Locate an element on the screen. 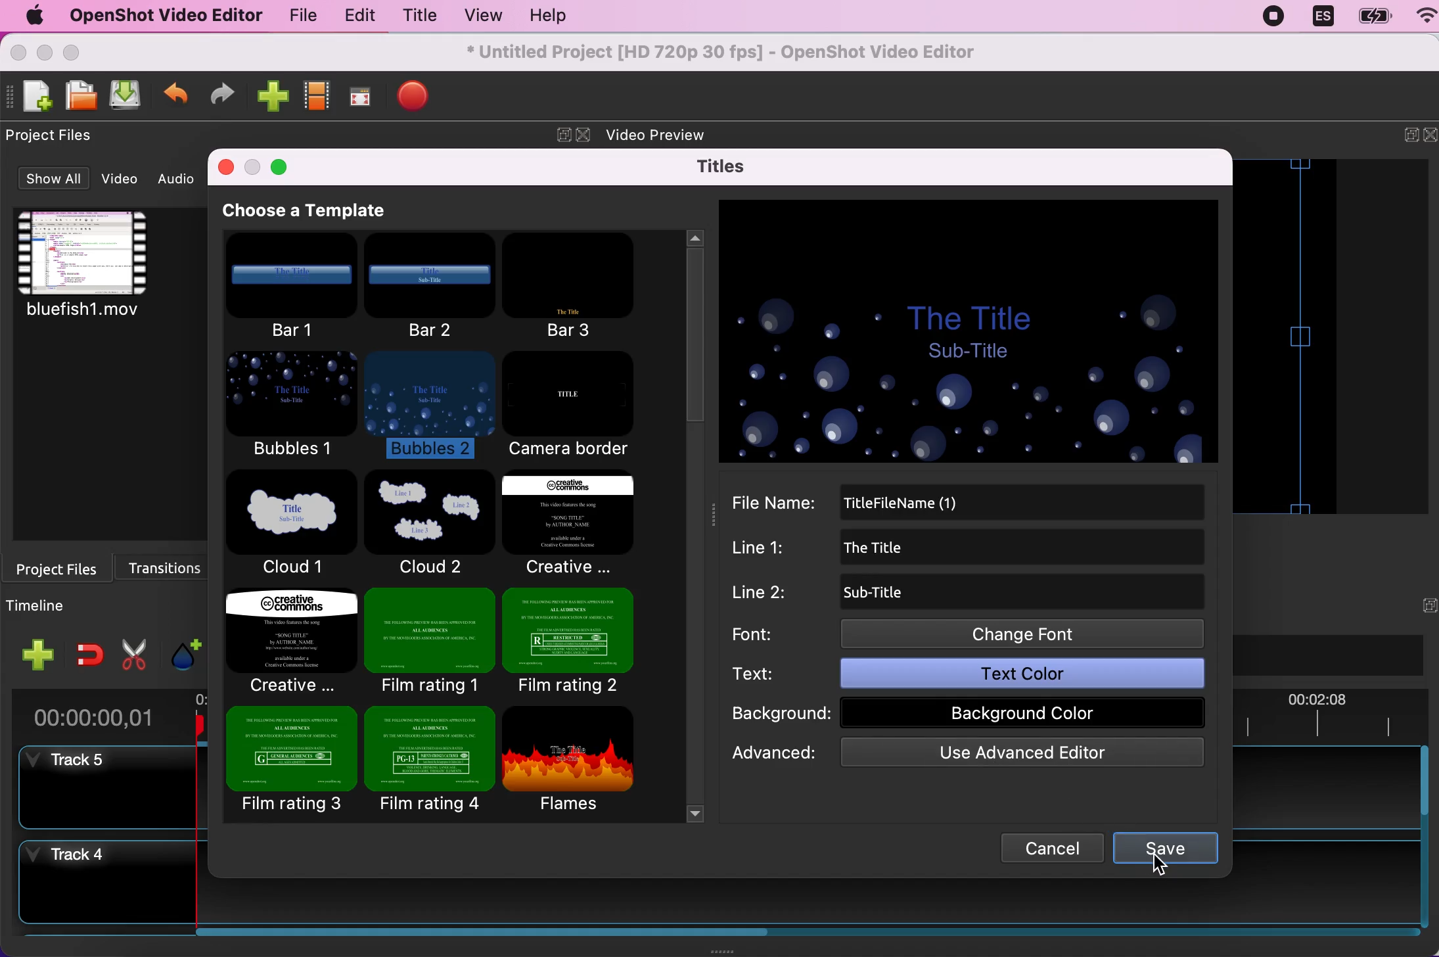  edit is located at coordinates (356, 16).